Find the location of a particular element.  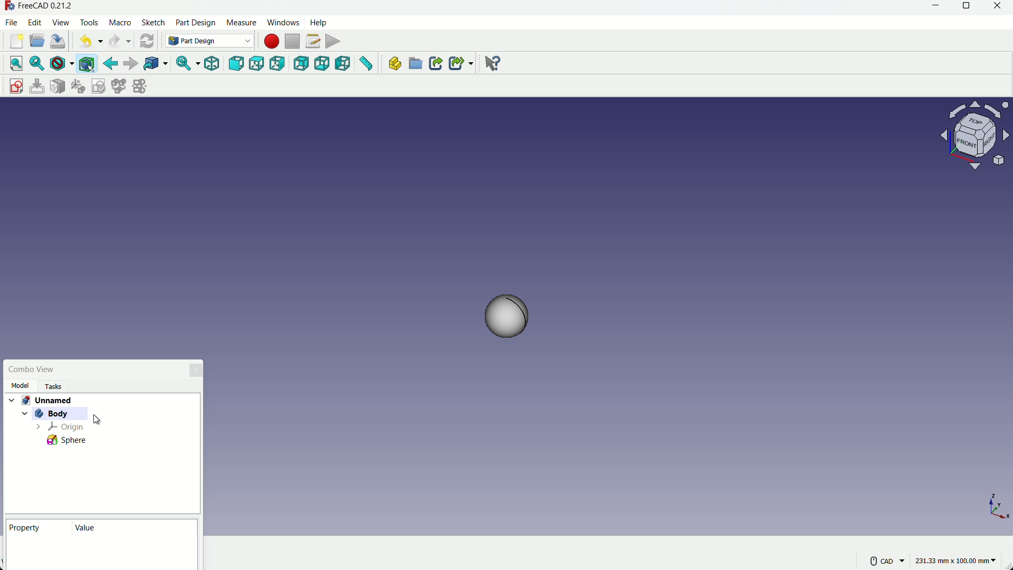

help extension is located at coordinates (493, 64).